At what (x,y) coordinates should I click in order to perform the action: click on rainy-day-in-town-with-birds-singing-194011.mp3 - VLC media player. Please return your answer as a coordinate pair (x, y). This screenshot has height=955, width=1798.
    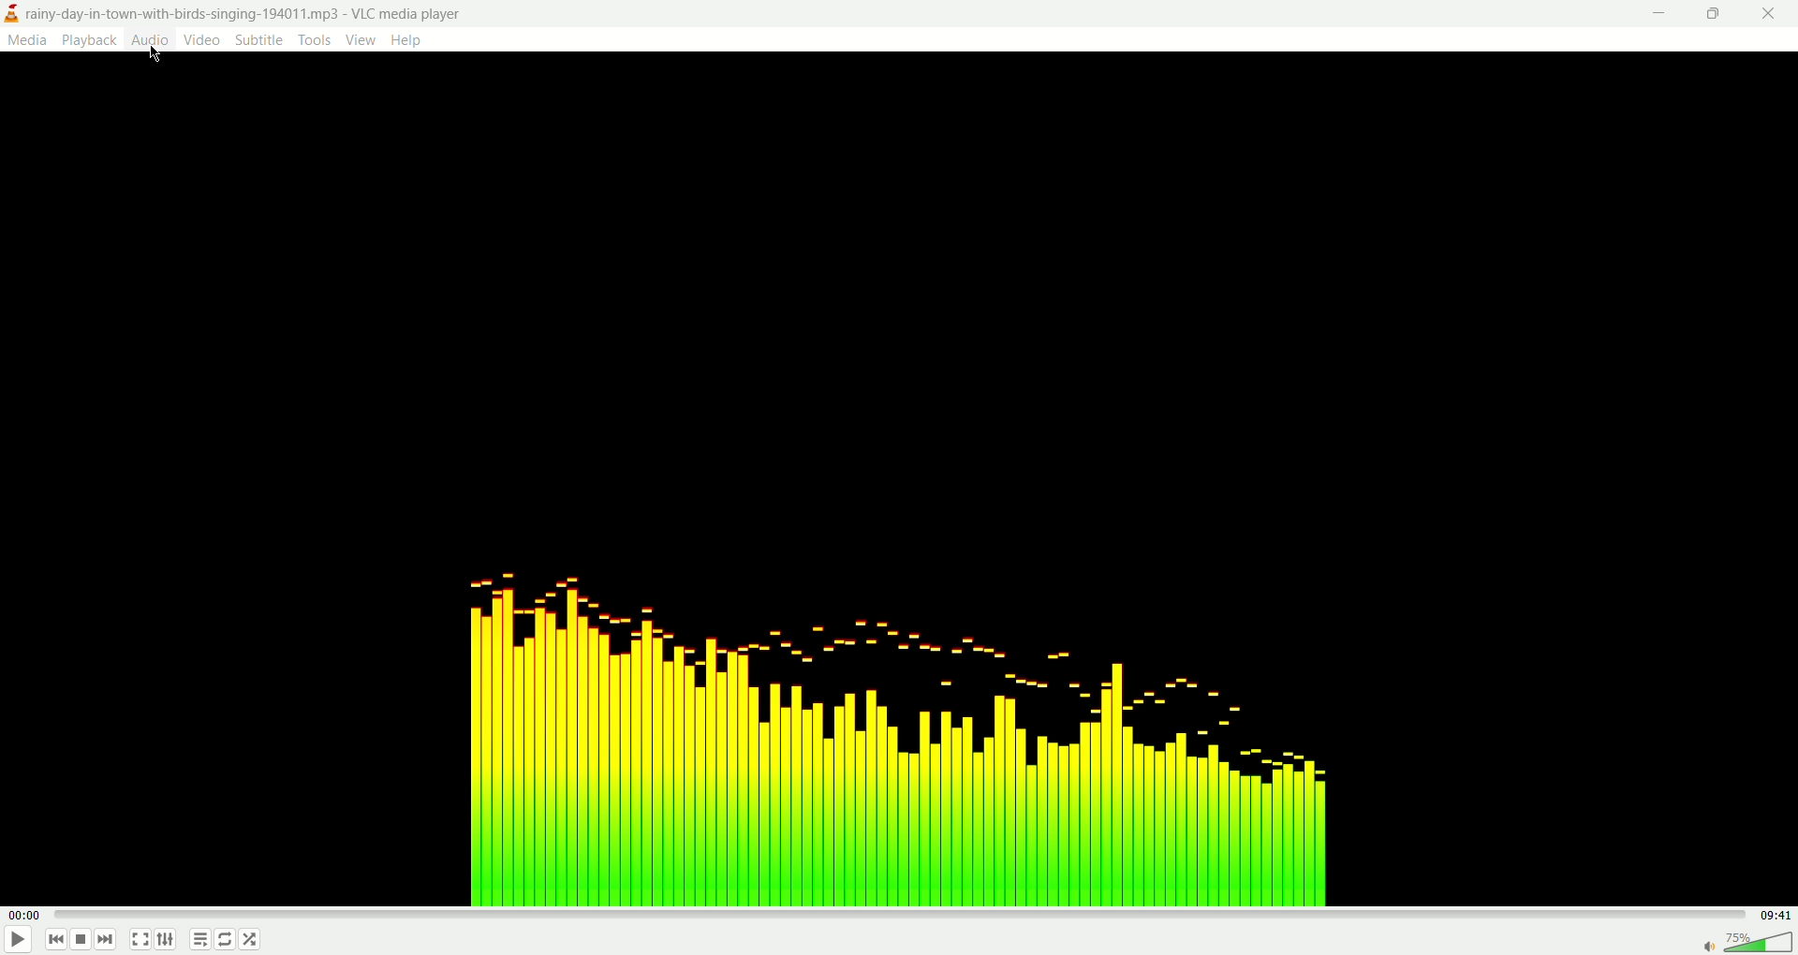
    Looking at the image, I should click on (256, 12).